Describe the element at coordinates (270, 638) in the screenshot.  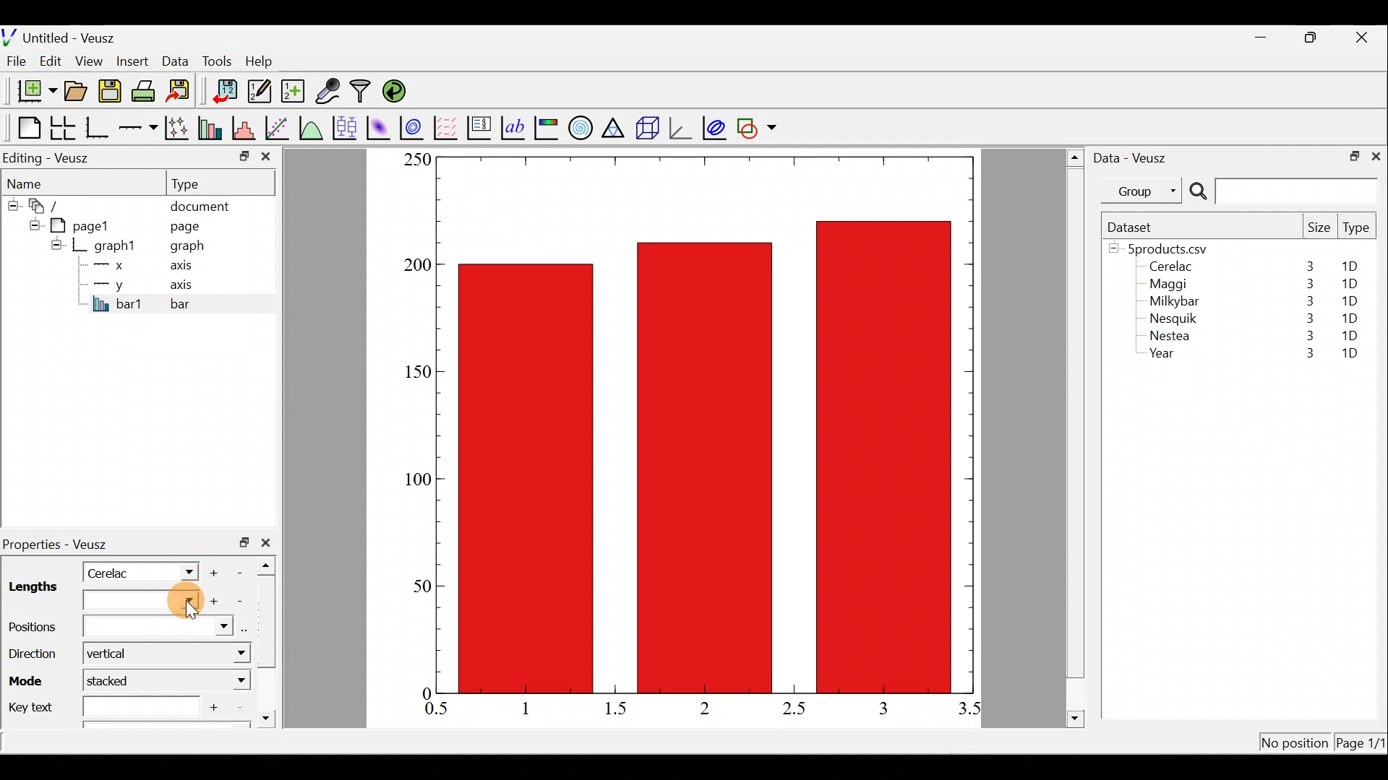
I see `scroll bar` at that location.